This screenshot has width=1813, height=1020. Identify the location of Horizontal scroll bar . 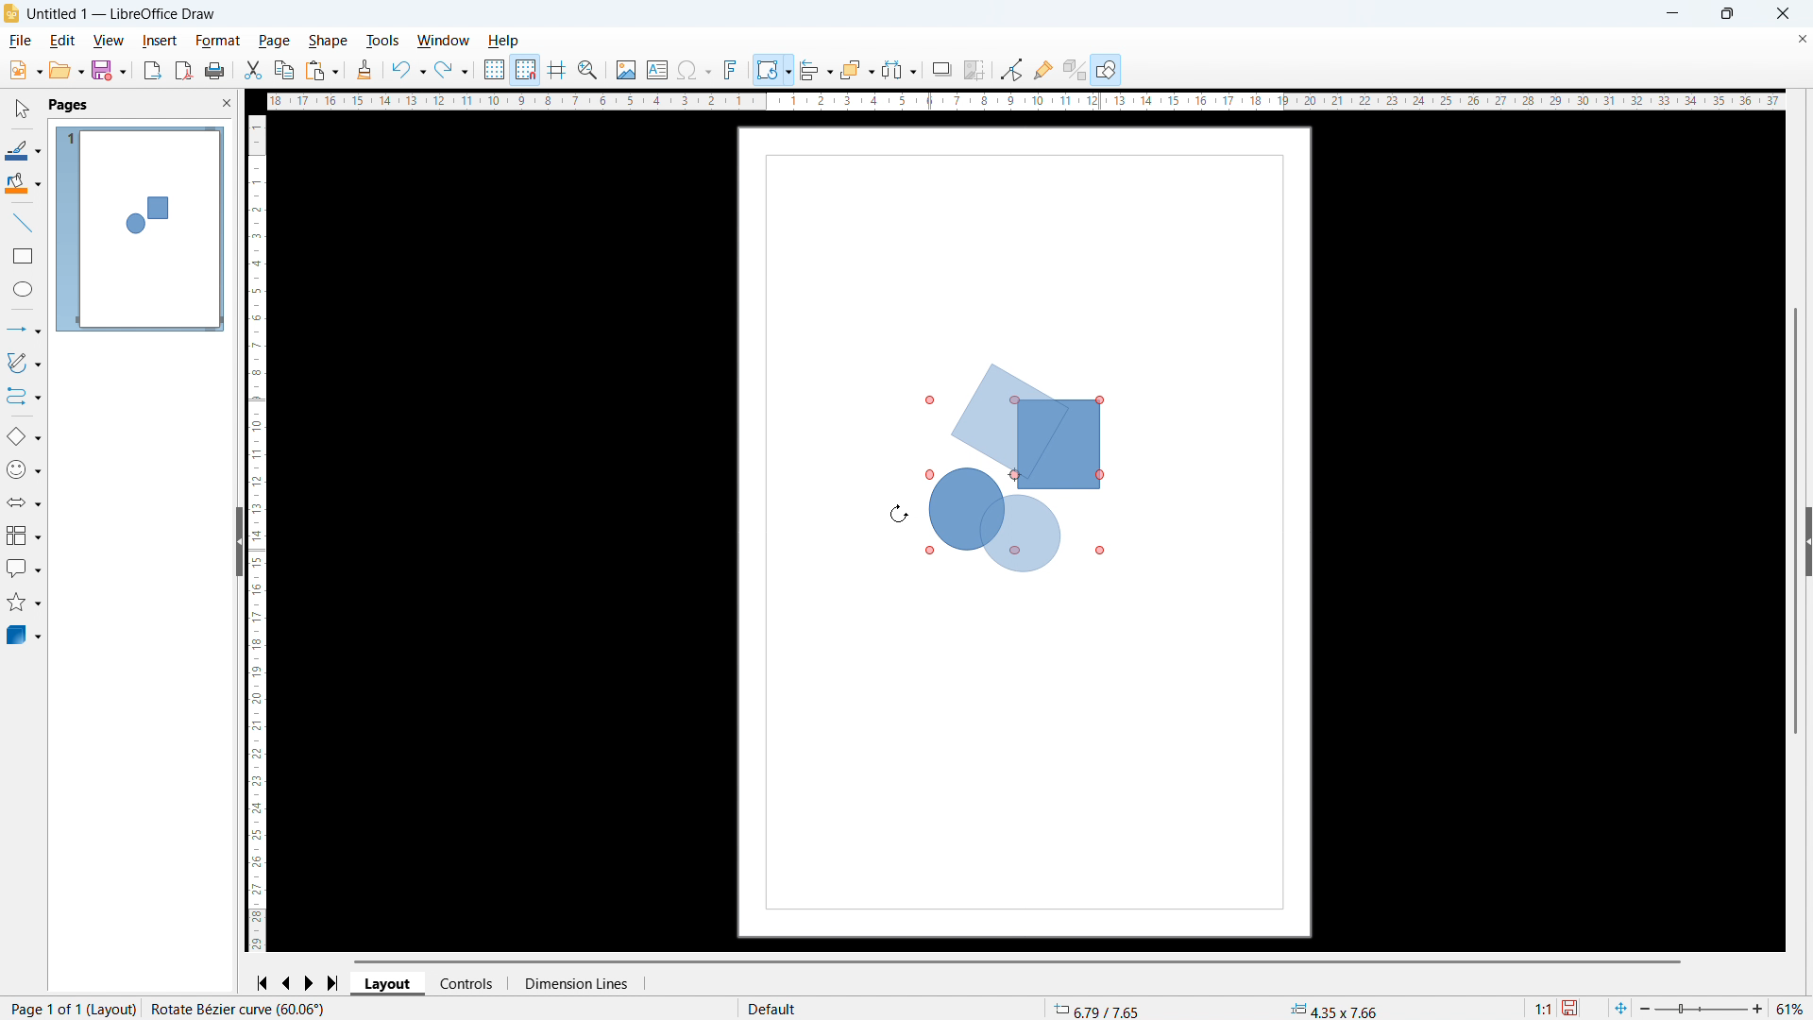
(1019, 961).